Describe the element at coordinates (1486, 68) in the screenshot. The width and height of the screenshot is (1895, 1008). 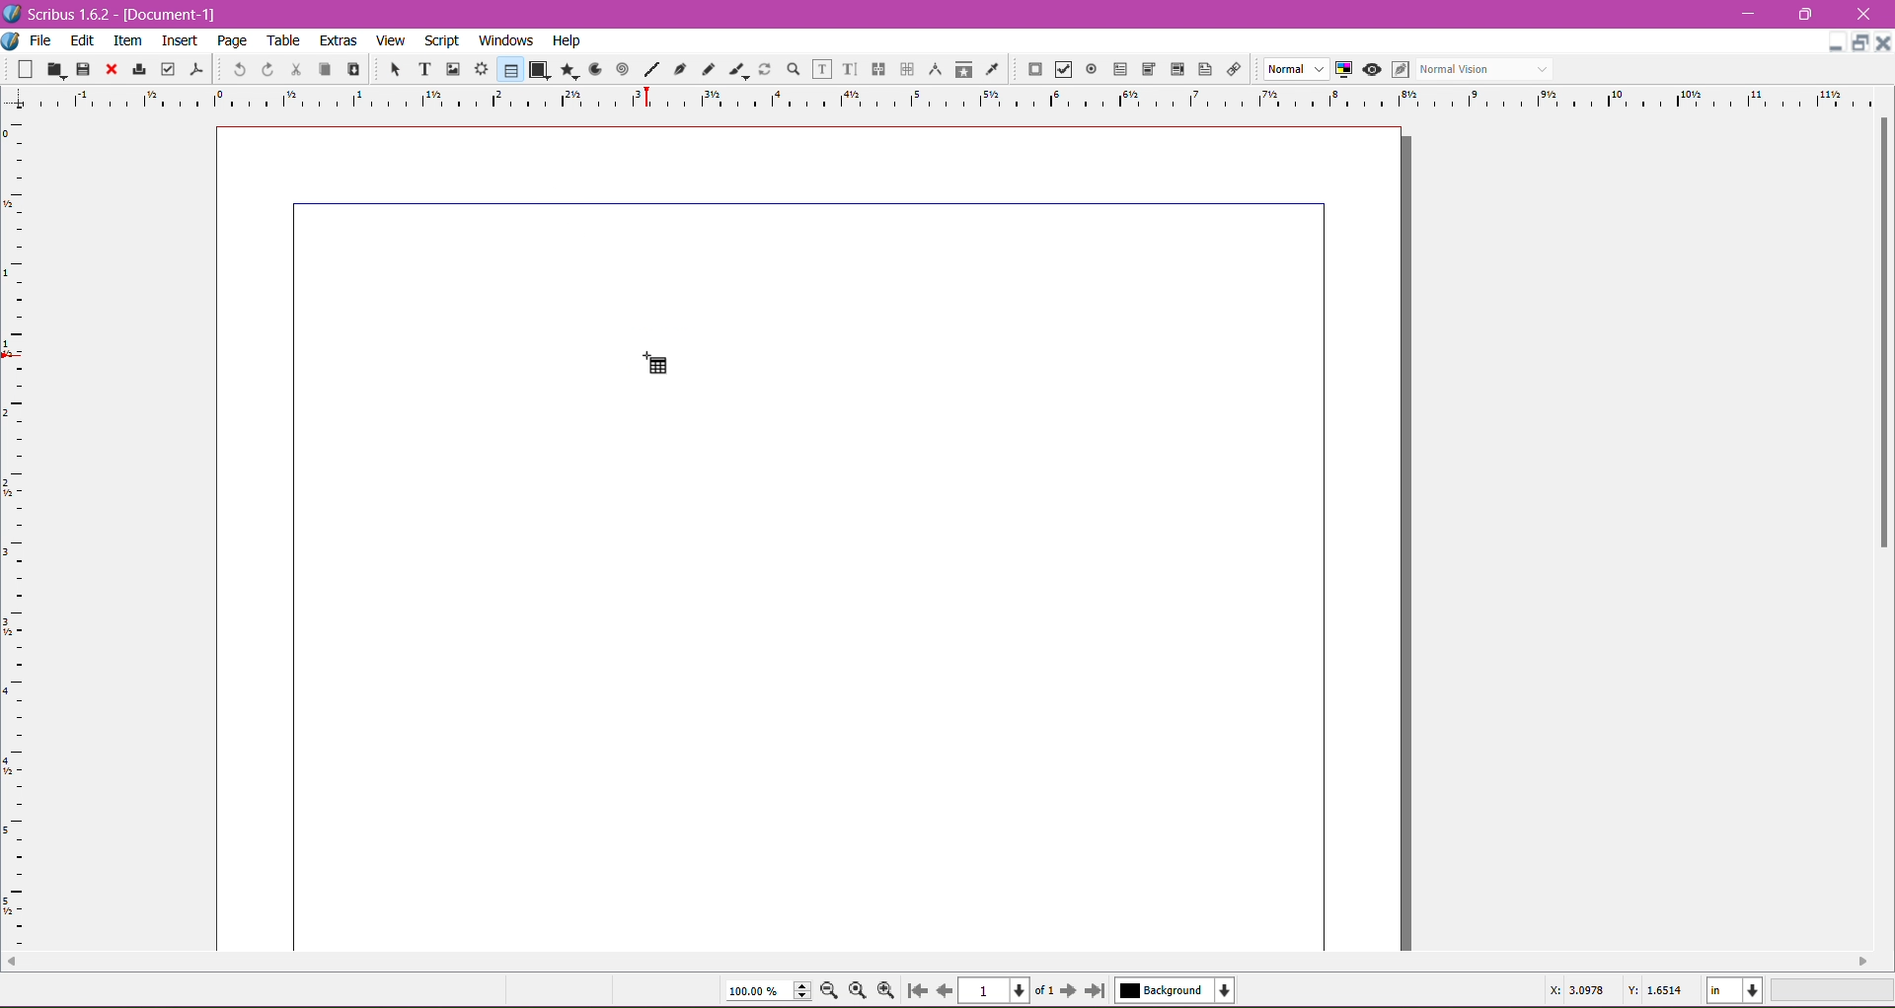
I see `Normal   Vision` at that location.